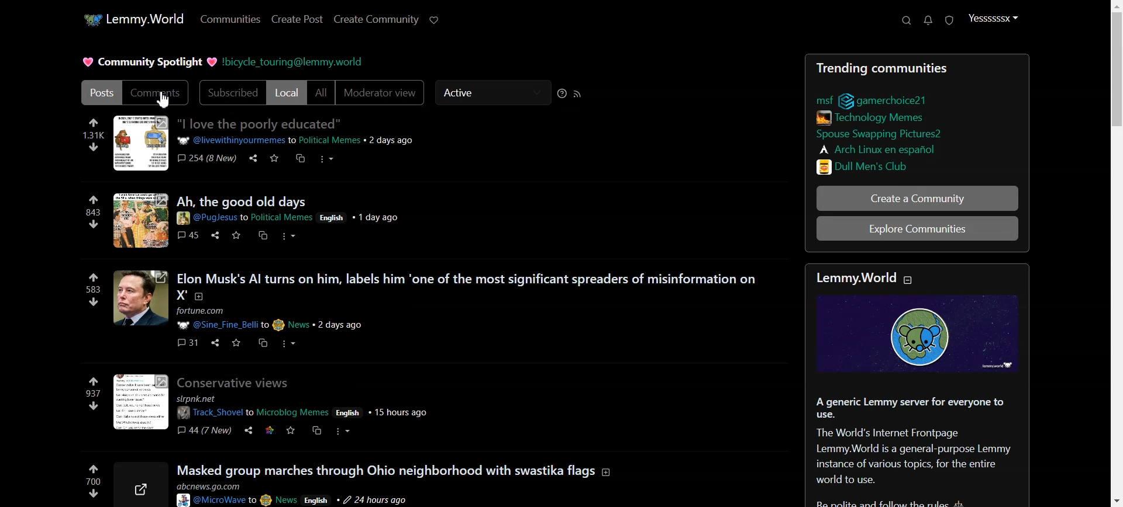  What do you see at coordinates (94, 134) in the screenshot?
I see `1.31k` at bounding box center [94, 134].